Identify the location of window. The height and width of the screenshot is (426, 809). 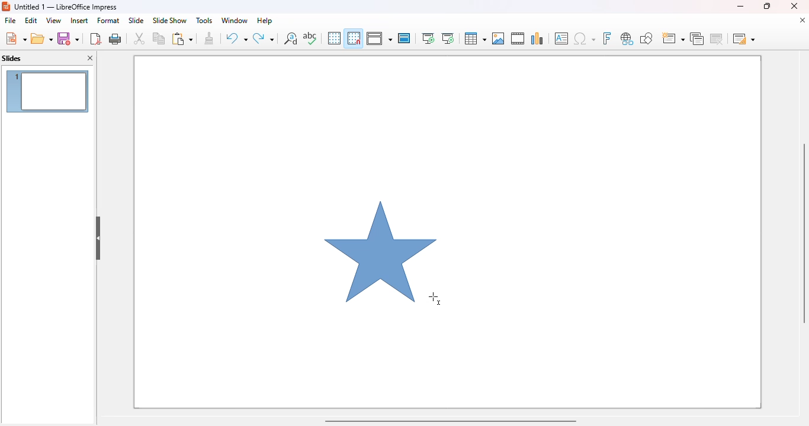
(234, 20).